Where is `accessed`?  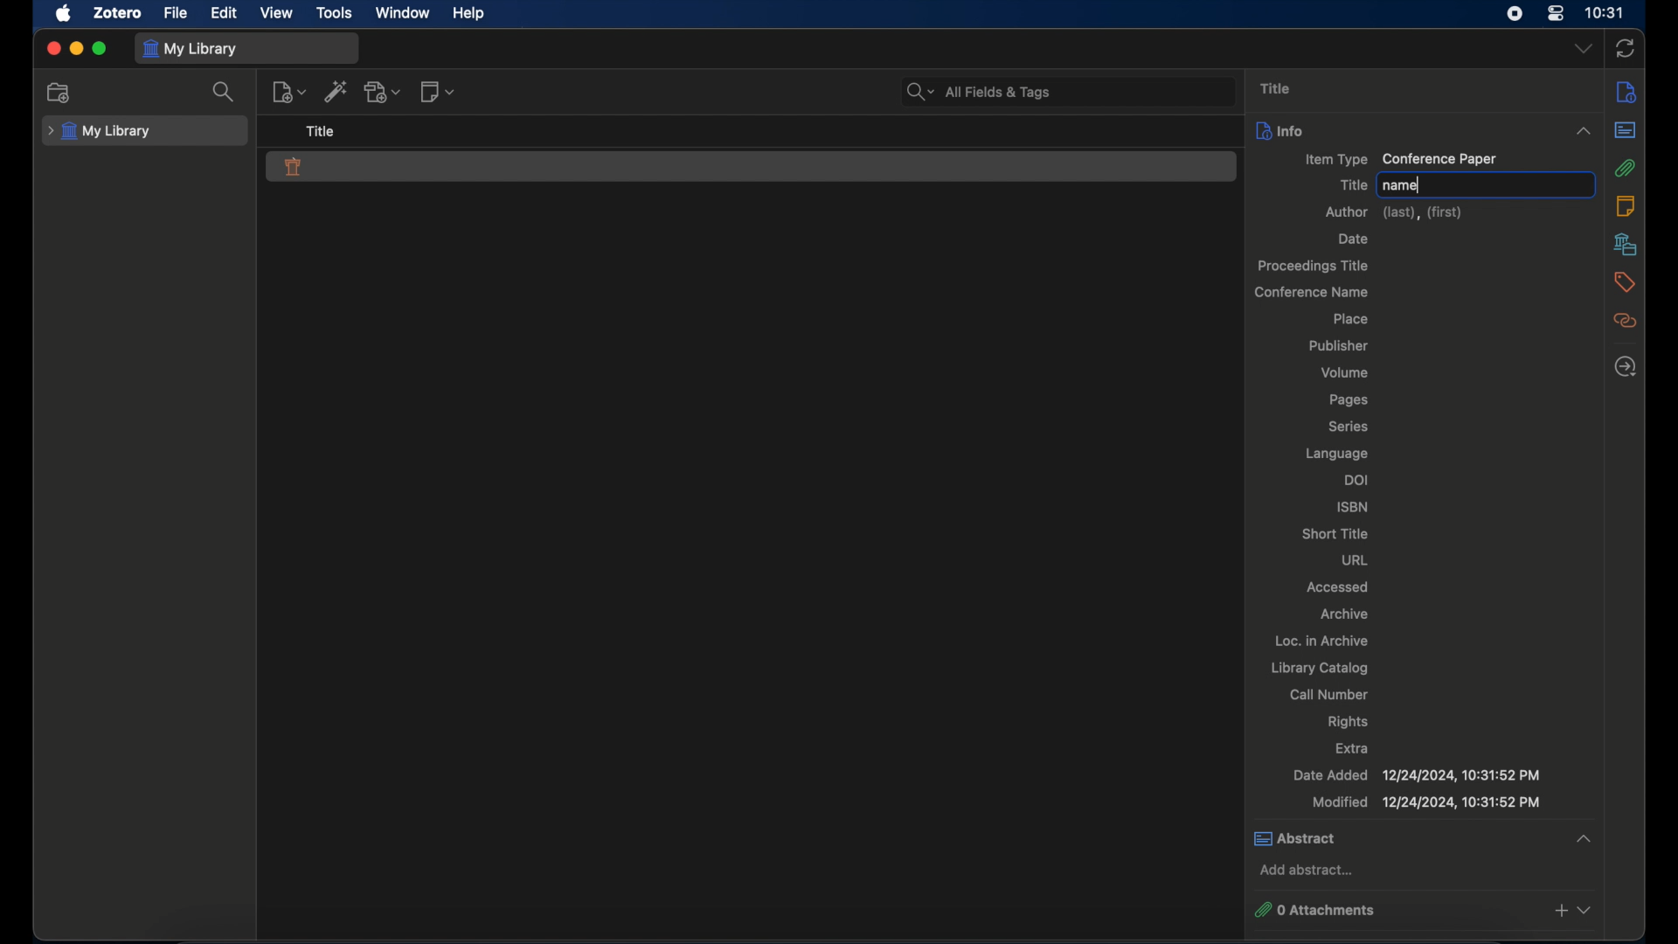 accessed is located at coordinates (1337, 587).